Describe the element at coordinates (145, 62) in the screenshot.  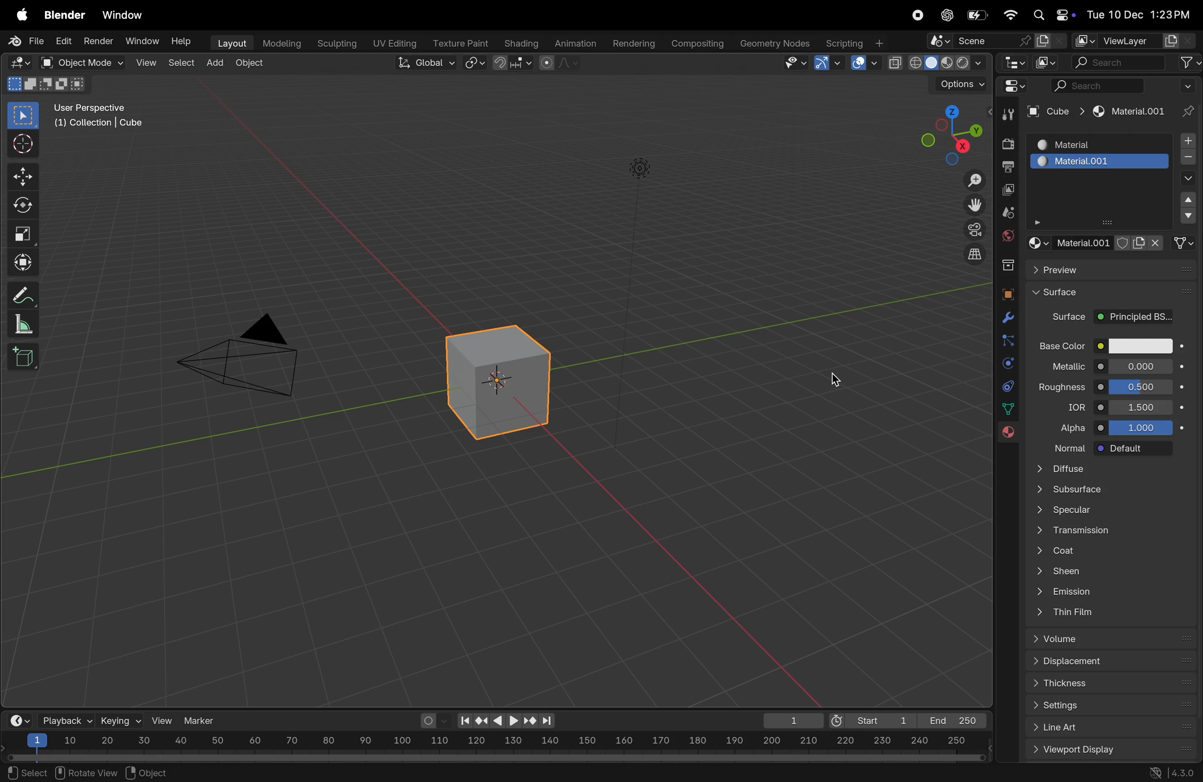
I see `View` at that location.